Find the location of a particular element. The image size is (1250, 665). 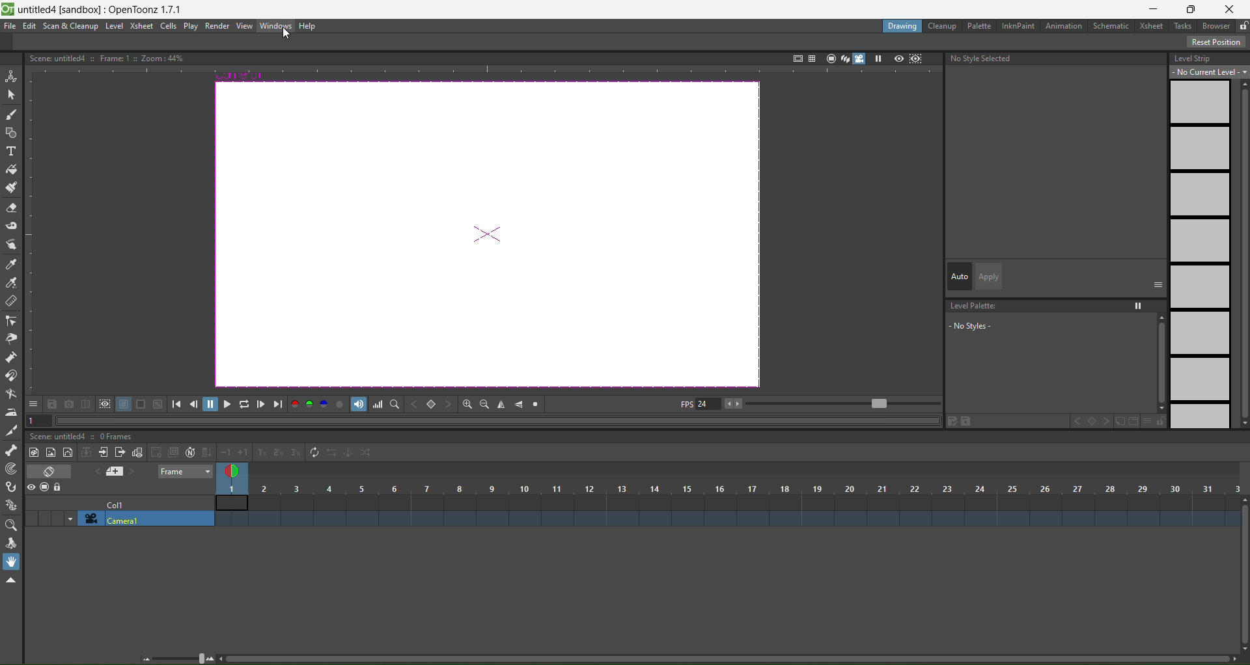

scroll bar is located at coordinates (1242, 575).